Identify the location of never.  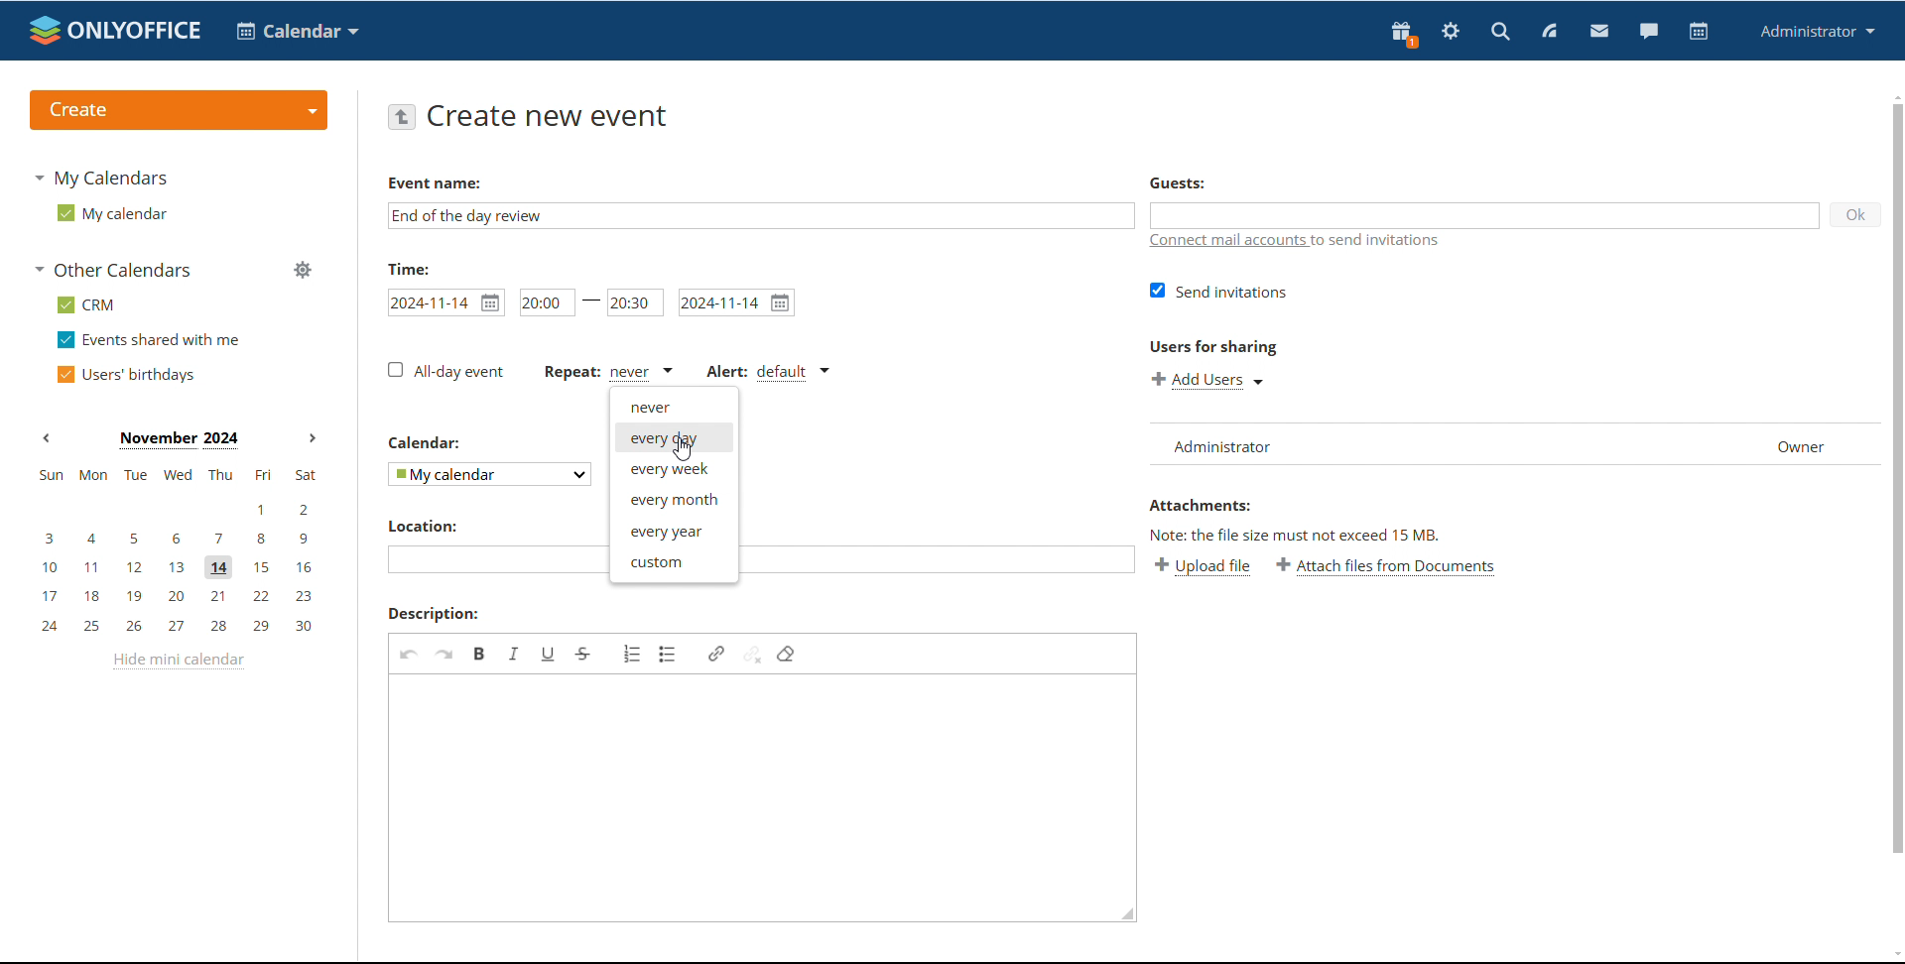
(677, 407).